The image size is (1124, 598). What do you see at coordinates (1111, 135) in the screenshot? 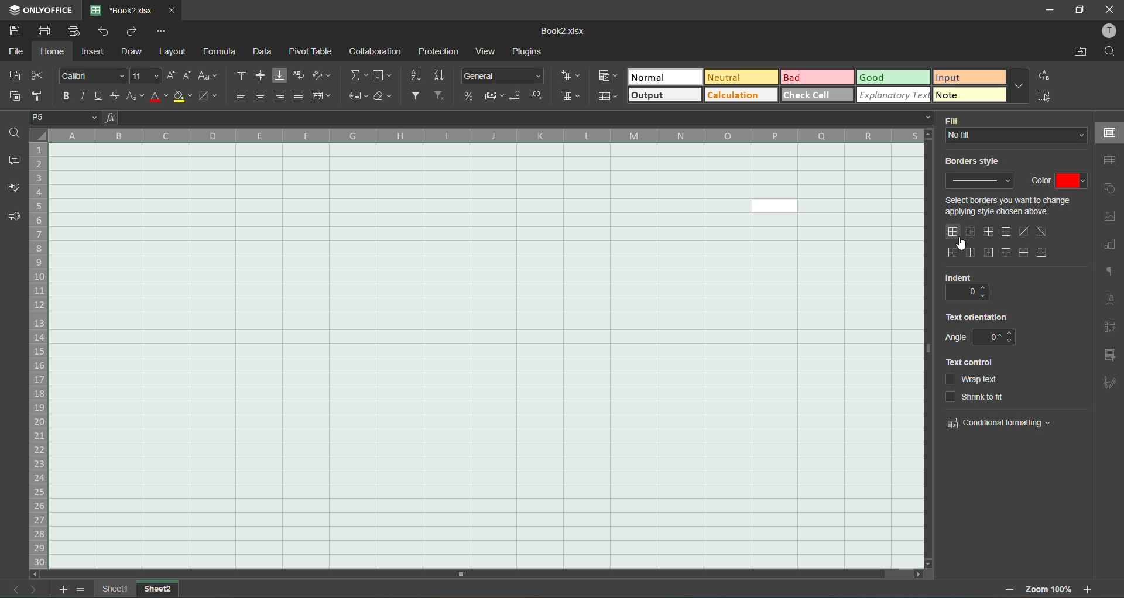
I see `cell settings` at bounding box center [1111, 135].